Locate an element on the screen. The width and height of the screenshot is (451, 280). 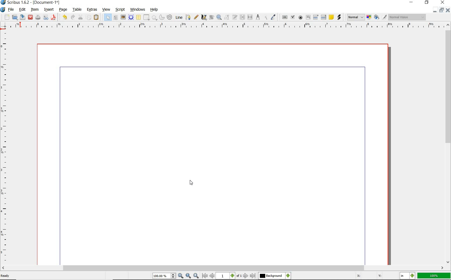
page is located at coordinates (64, 10).